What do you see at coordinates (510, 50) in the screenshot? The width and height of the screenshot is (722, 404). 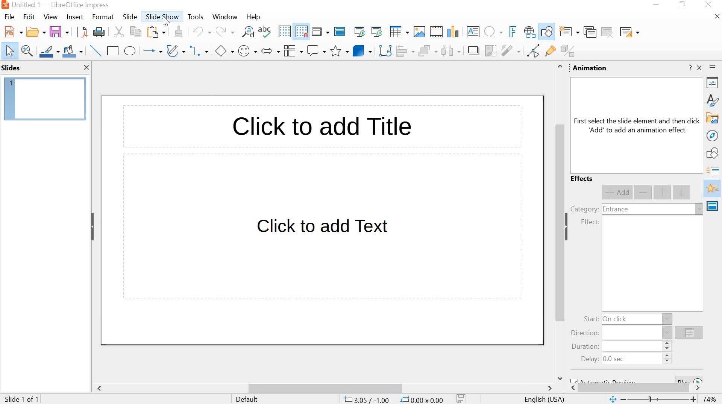 I see `filter` at bounding box center [510, 50].